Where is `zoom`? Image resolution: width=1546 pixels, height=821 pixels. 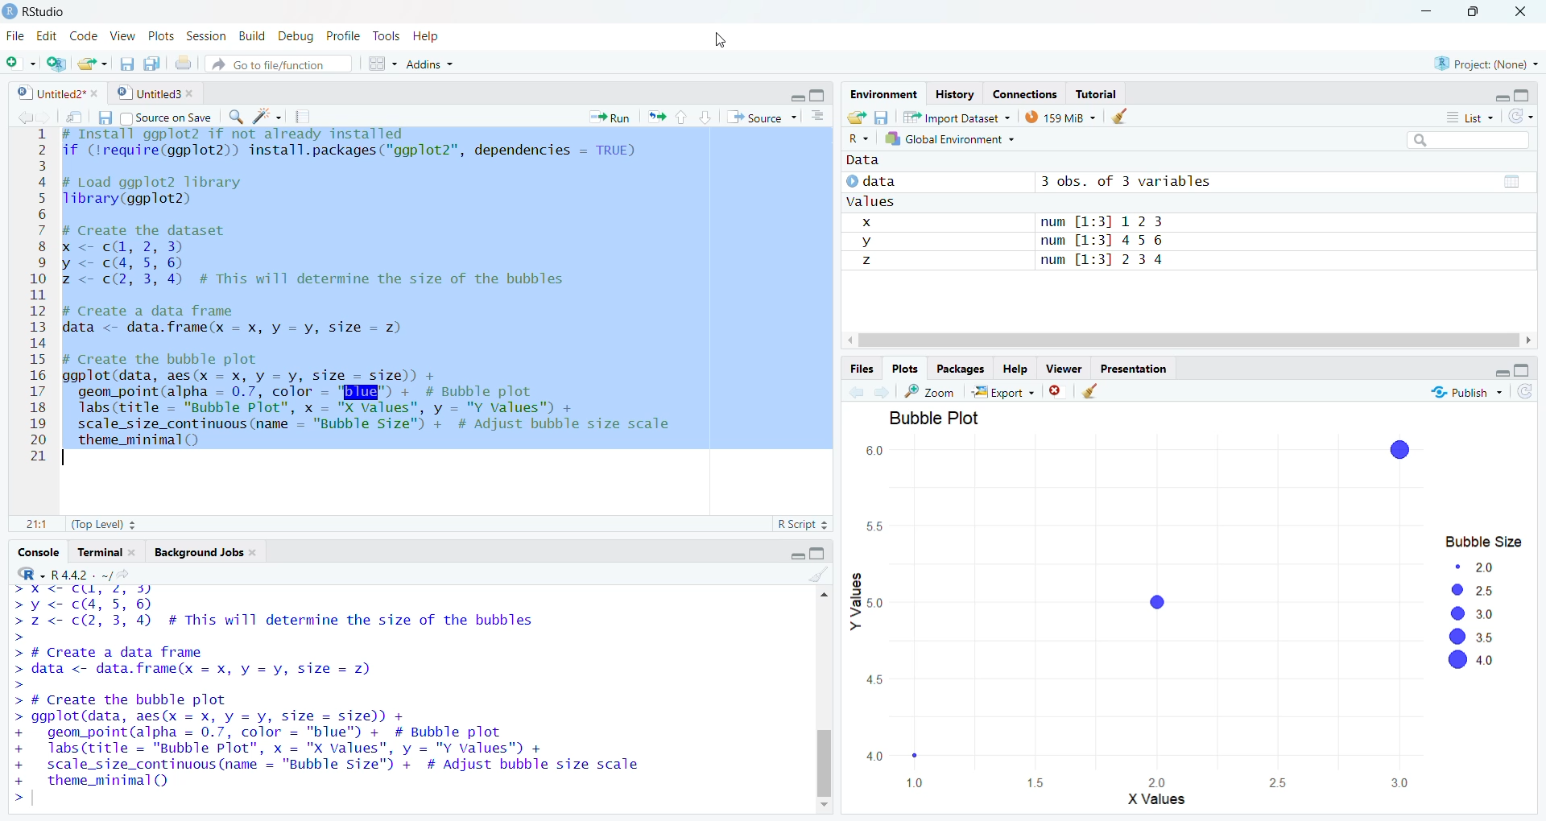 zoom is located at coordinates (932, 392).